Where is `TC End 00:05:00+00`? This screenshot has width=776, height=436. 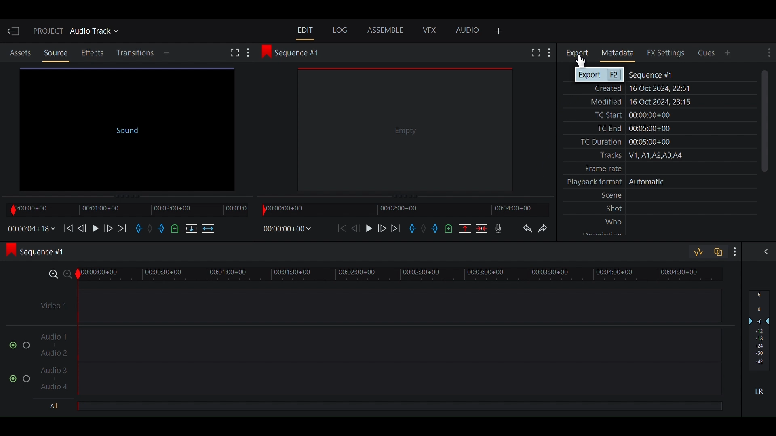 TC End 00:05:00+00 is located at coordinates (630, 128).